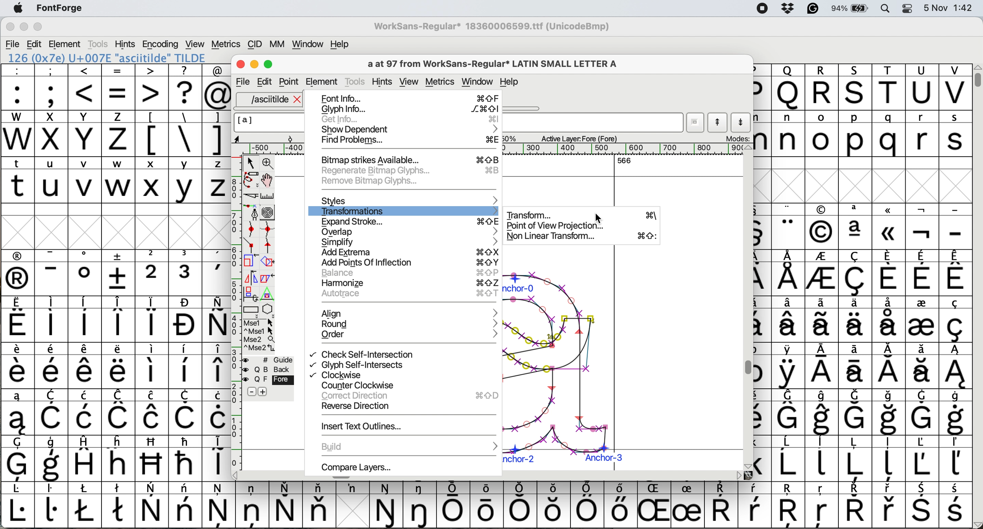 The height and width of the screenshot is (529, 983). What do you see at coordinates (118, 180) in the screenshot?
I see `w` at bounding box center [118, 180].